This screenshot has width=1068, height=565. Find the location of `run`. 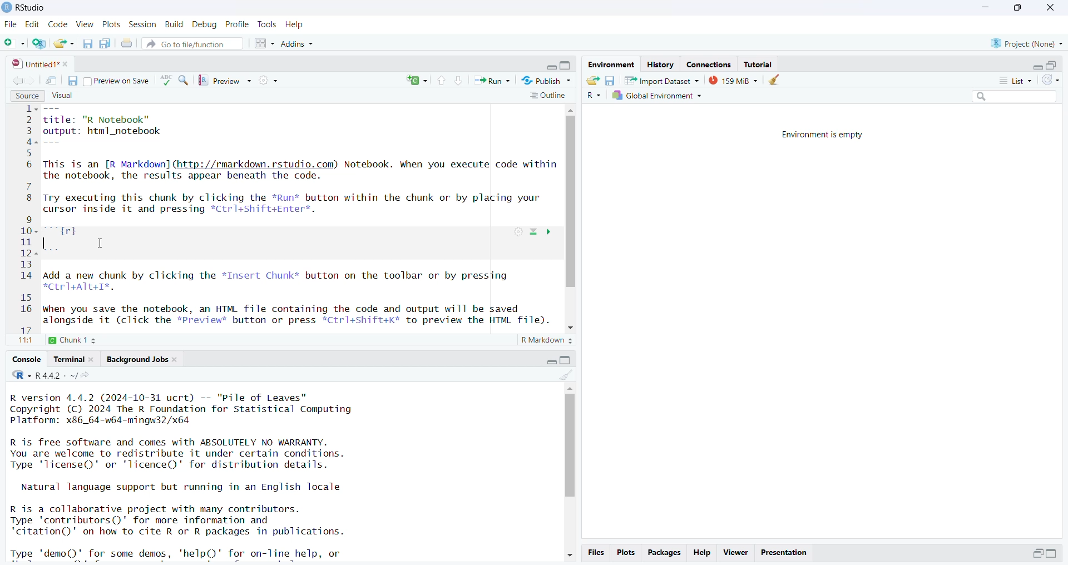

run is located at coordinates (492, 81).